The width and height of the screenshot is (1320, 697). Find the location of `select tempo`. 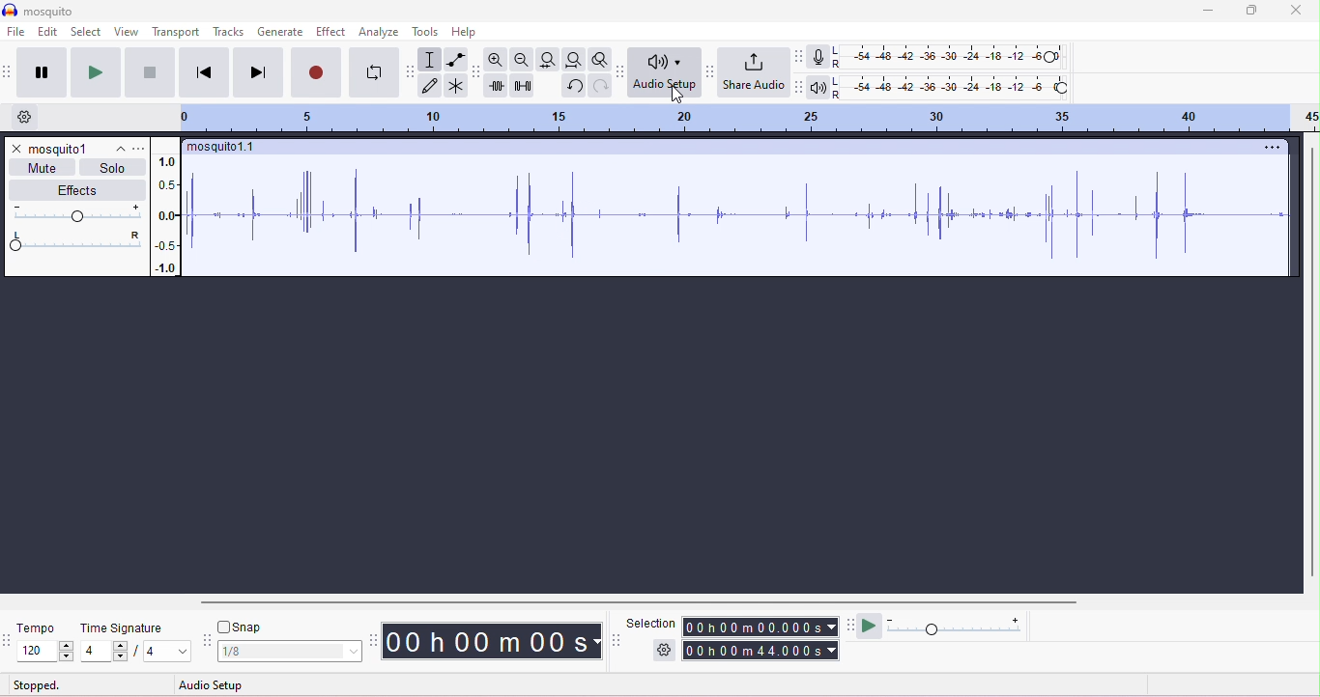

select tempo is located at coordinates (46, 652).